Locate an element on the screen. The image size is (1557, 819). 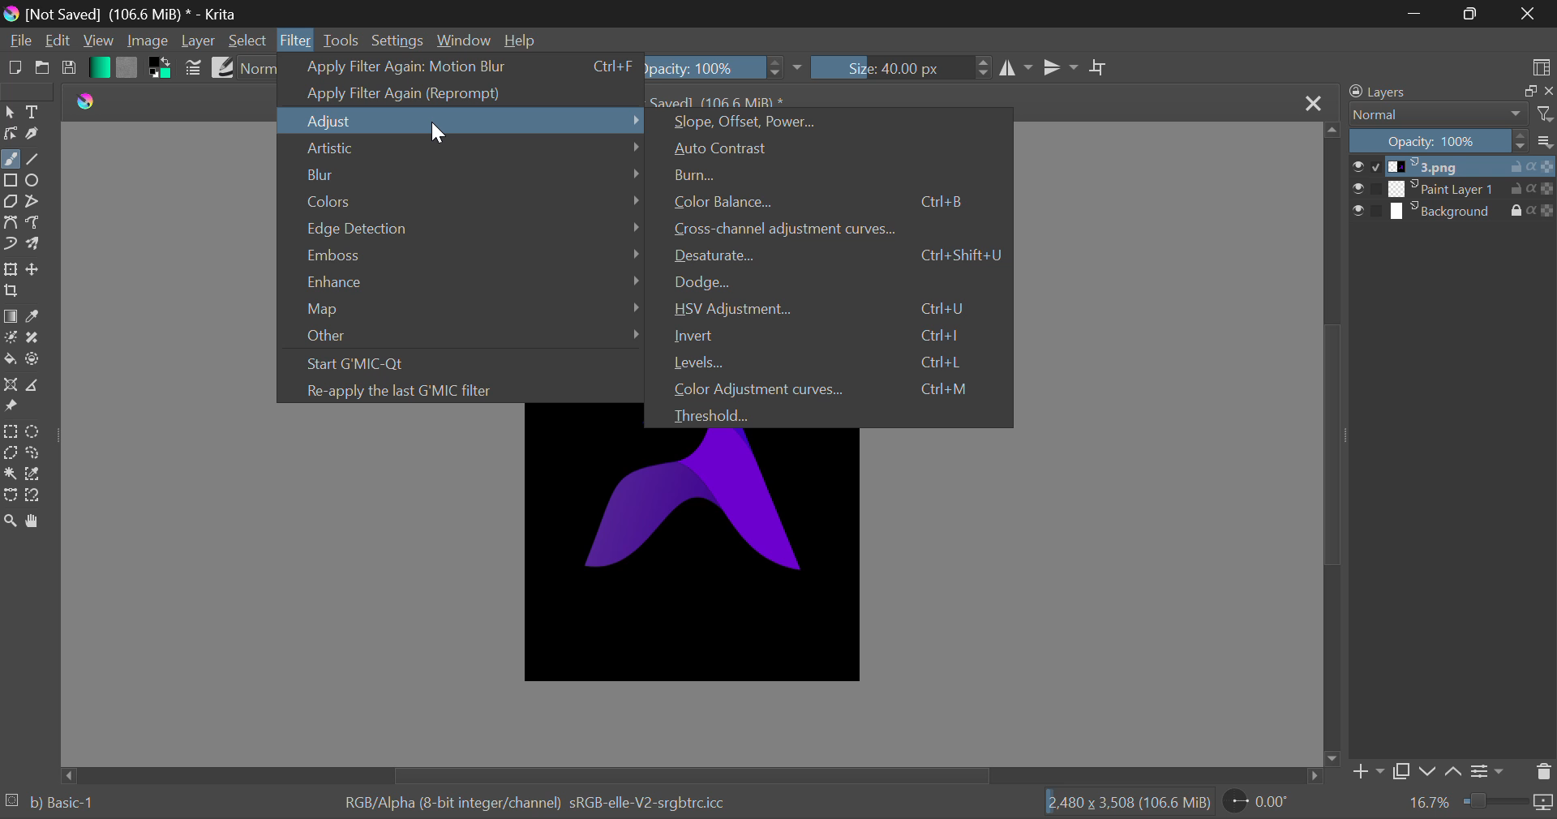
1.png is located at coordinates (1453, 167).